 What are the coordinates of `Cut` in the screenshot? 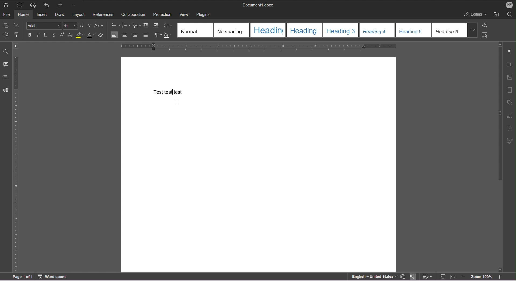 It's located at (17, 26).